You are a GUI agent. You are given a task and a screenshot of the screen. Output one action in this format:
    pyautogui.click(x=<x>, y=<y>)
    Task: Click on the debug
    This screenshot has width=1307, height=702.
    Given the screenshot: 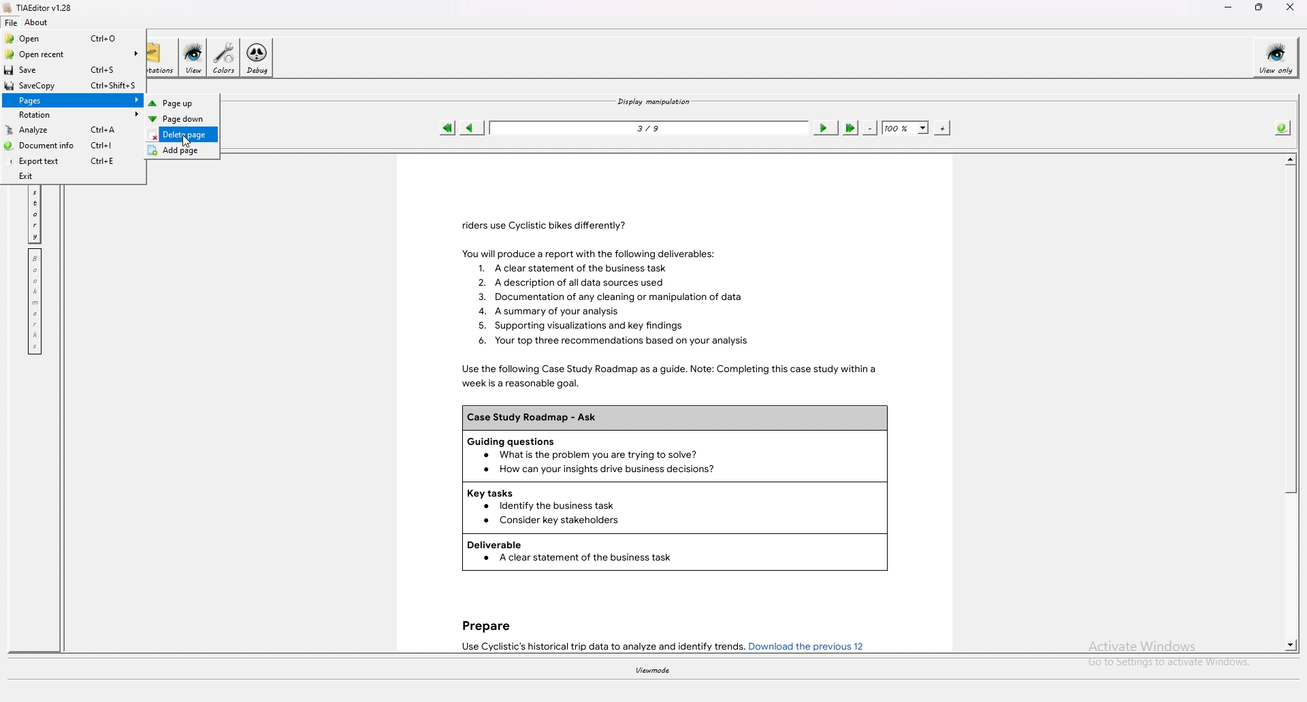 What is the action you would take?
    pyautogui.click(x=257, y=58)
    